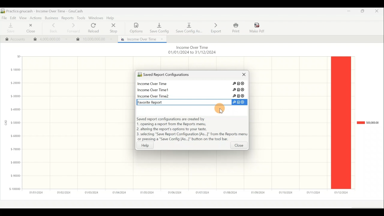 The image size is (384, 216). Describe the element at coordinates (81, 18) in the screenshot. I see `Tools` at that location.